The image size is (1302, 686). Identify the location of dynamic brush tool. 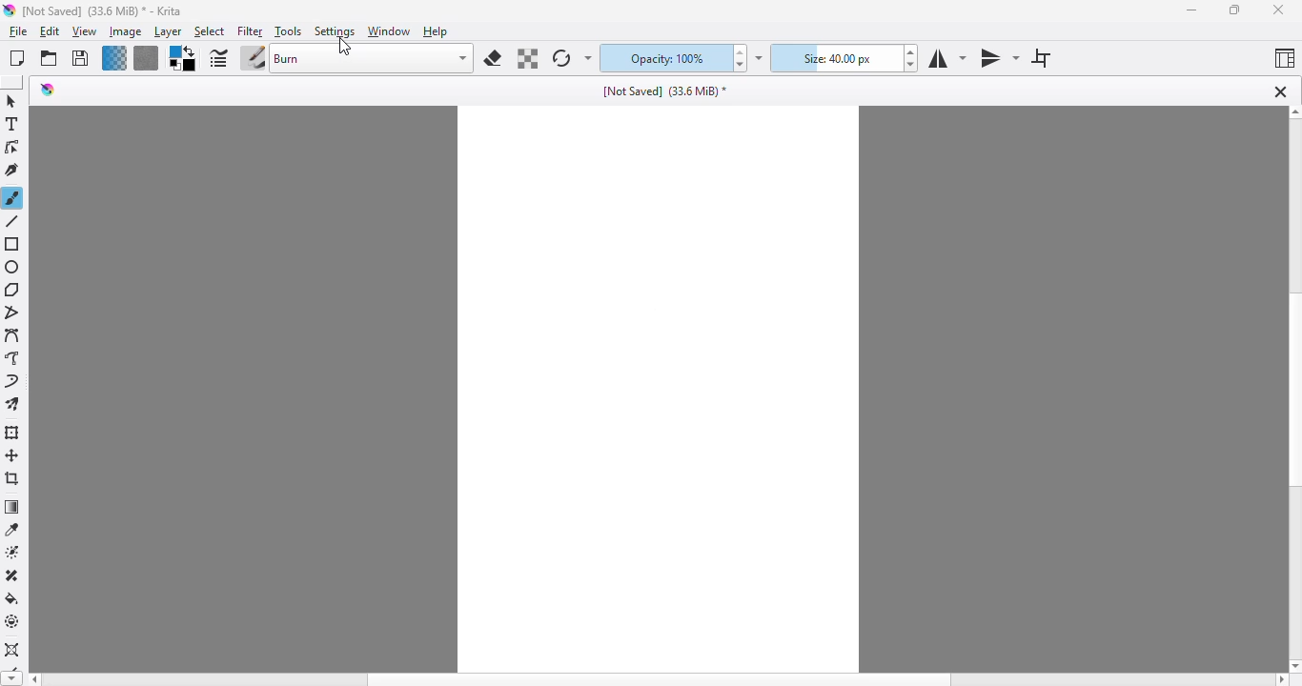
(11, 382).